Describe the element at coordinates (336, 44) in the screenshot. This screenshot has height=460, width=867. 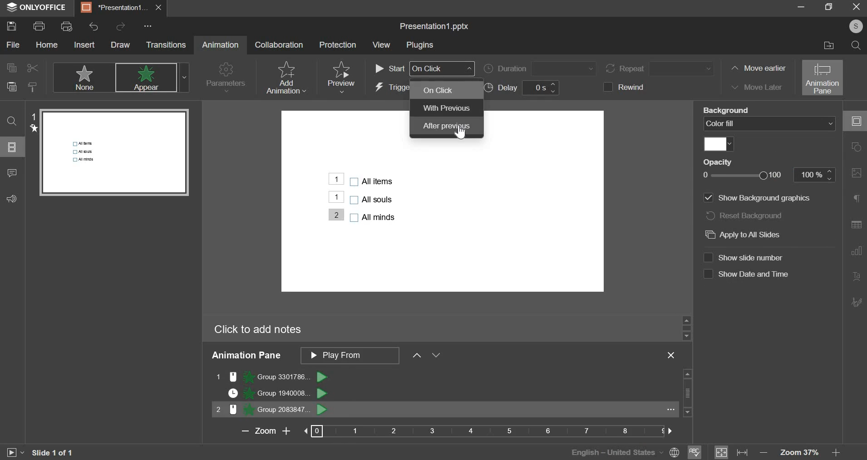
I see `protection` at that location.